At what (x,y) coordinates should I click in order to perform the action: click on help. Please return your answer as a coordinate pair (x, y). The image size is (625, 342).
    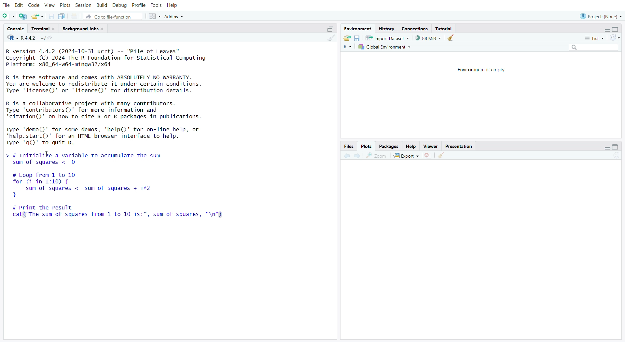
    Looking at the image, I should click on (173, 5).